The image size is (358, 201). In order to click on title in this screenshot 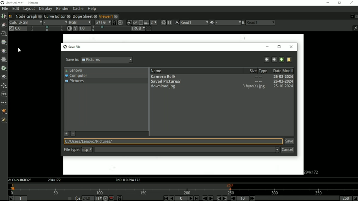, I will do `click(22, 3)`.